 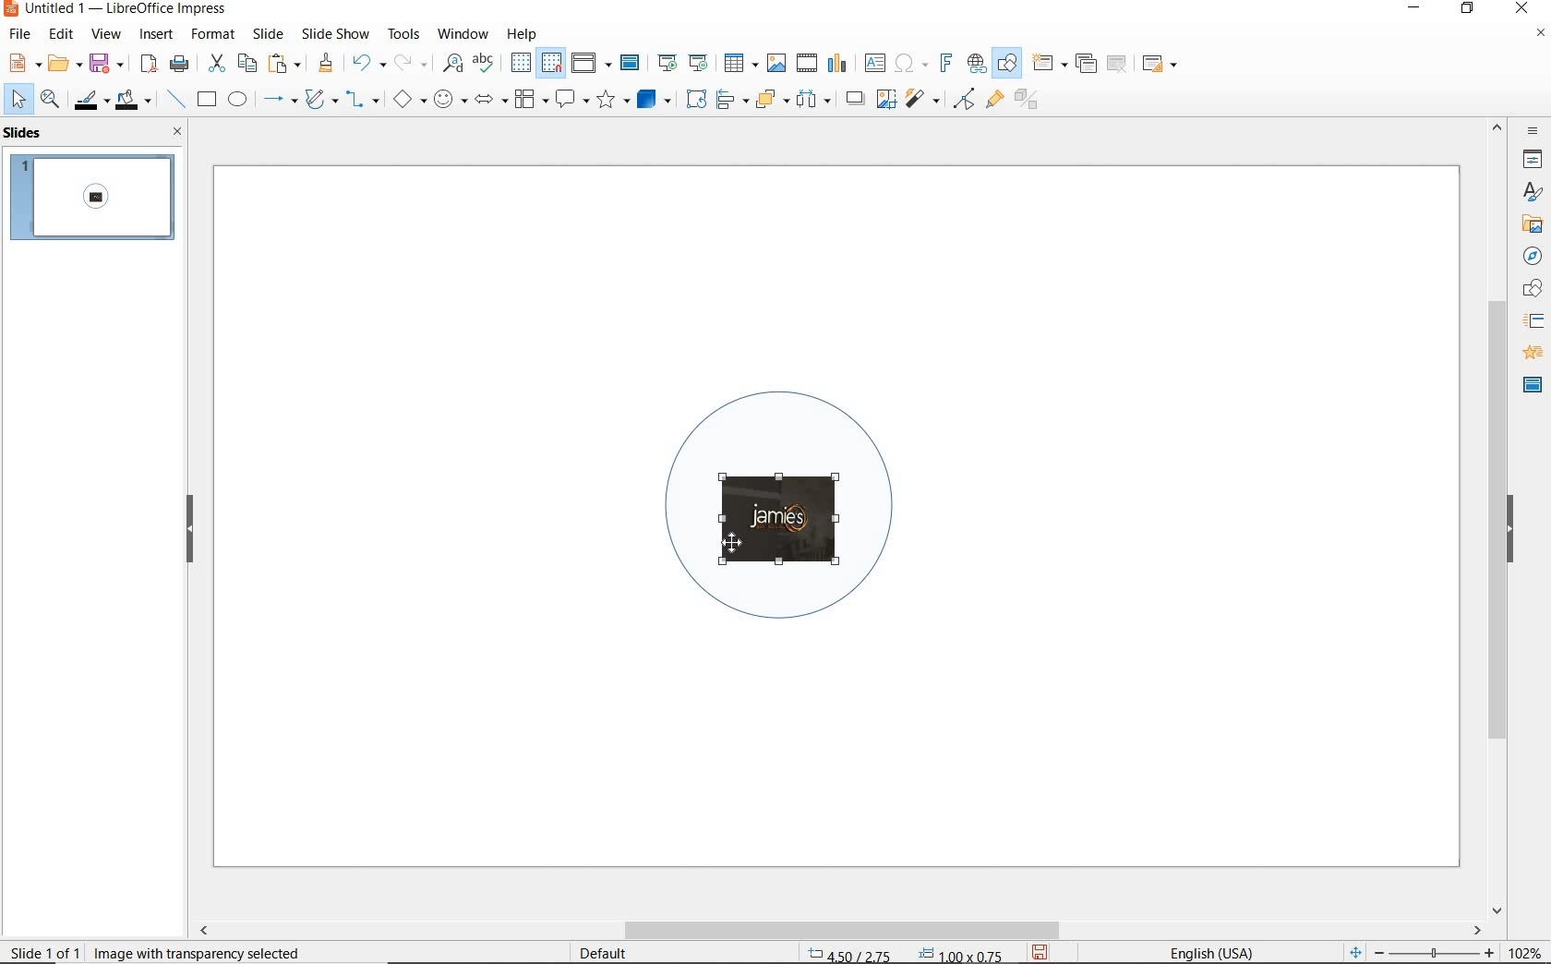 I want to click on coordinates, so click(x=903, y=955).